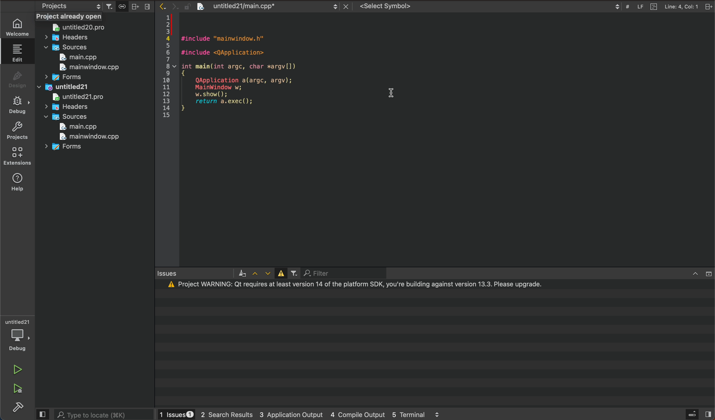 The height and width of the screenshot is (420, 715). Describe the element at coordinates (639, 6) in the screenshot. I see `Line feed` at that location.